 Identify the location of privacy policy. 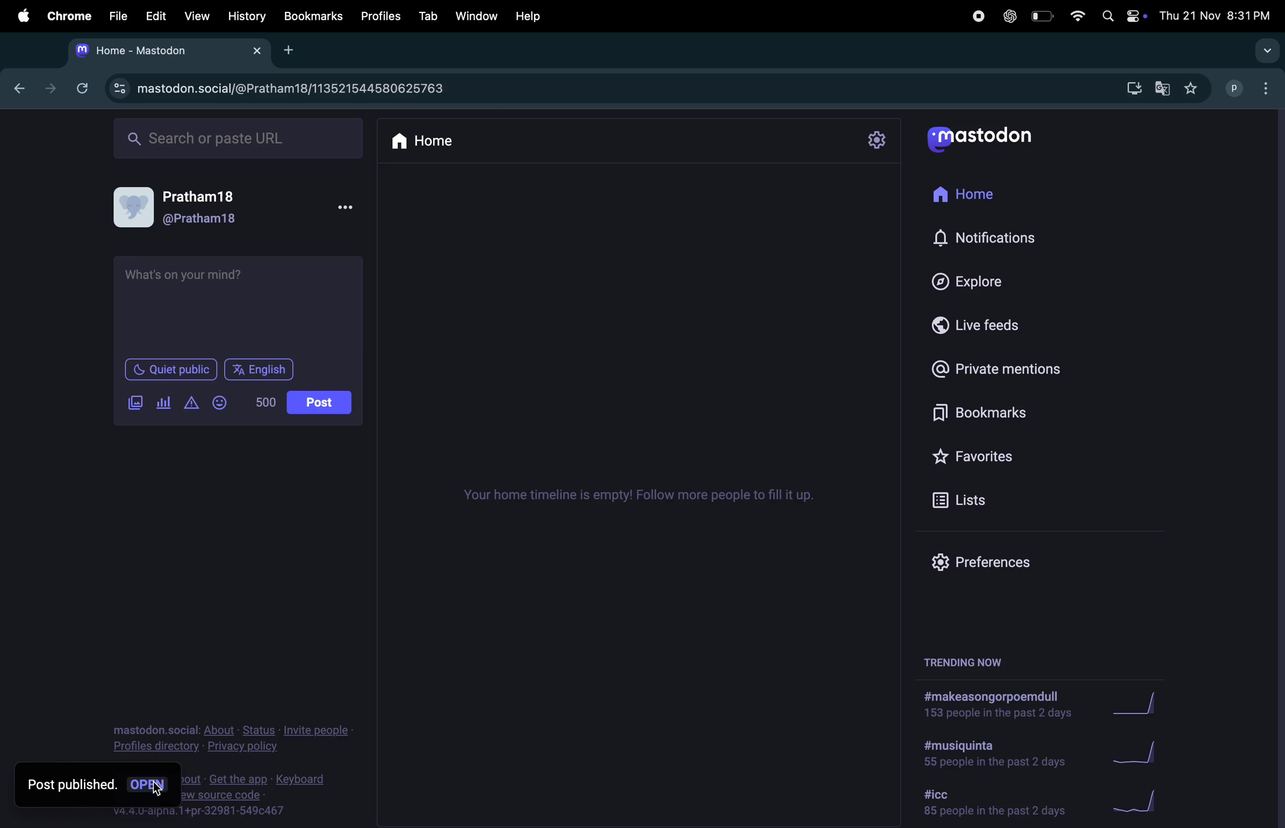
(232, 738).